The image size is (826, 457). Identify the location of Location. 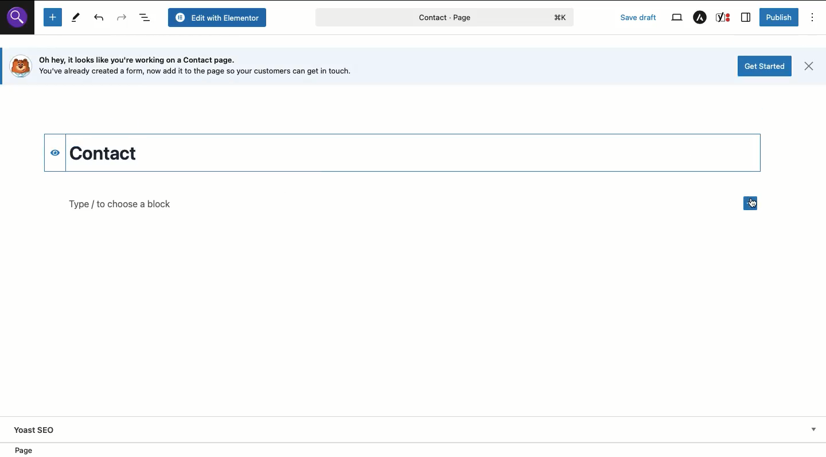
(417, 450).